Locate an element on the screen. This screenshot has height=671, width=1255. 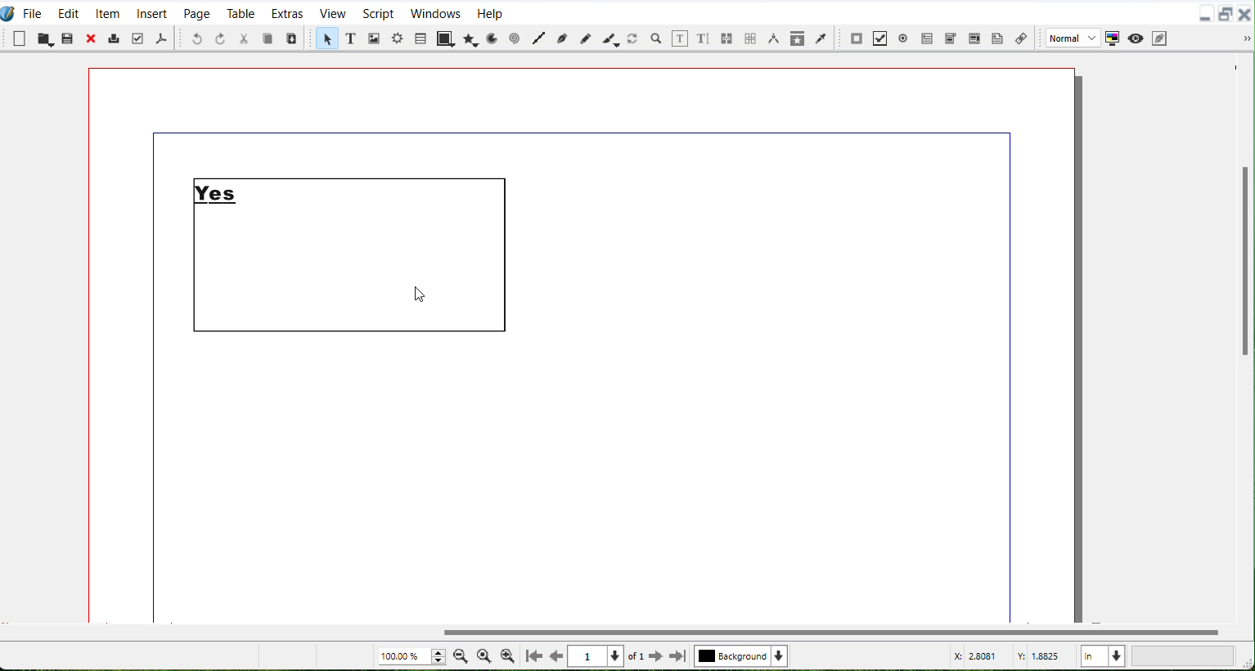
Close is located at coordinates (1247, 12).